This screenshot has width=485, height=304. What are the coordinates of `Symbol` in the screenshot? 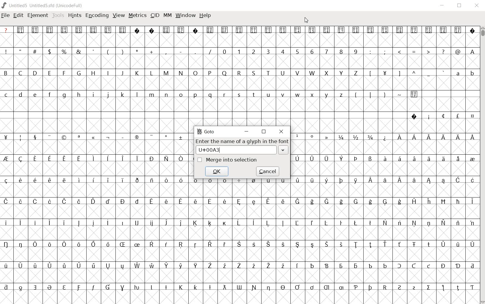 It's located at (239, 222).